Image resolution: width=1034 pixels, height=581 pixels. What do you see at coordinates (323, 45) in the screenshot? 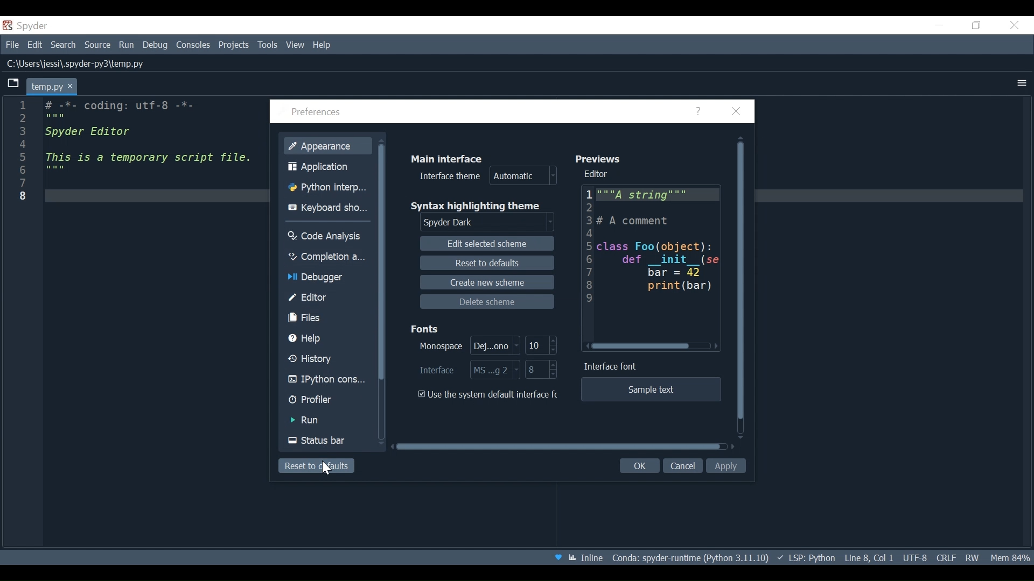
I see `Help` at bounding box center [323, 45].